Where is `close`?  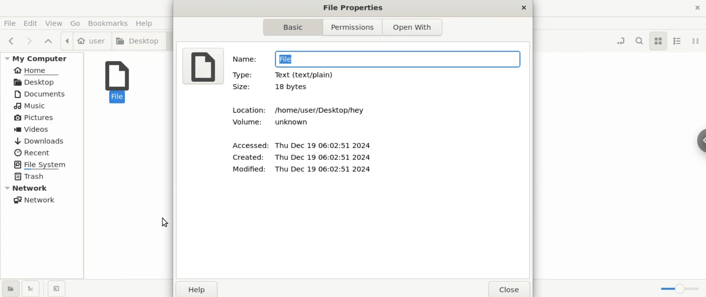 close is located at coordinates (507, 289).